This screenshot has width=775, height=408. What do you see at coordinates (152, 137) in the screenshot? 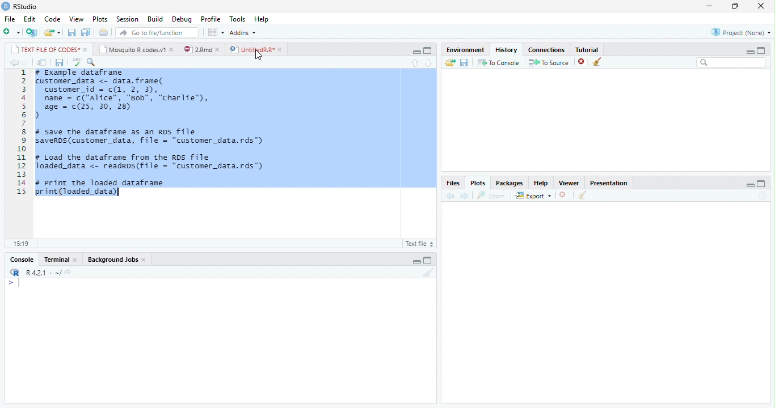
I see `# Save the dataframe as an RDS file
saverDs(customer_data, file = "customer_data.rds")` at bounding box center [152, 137].